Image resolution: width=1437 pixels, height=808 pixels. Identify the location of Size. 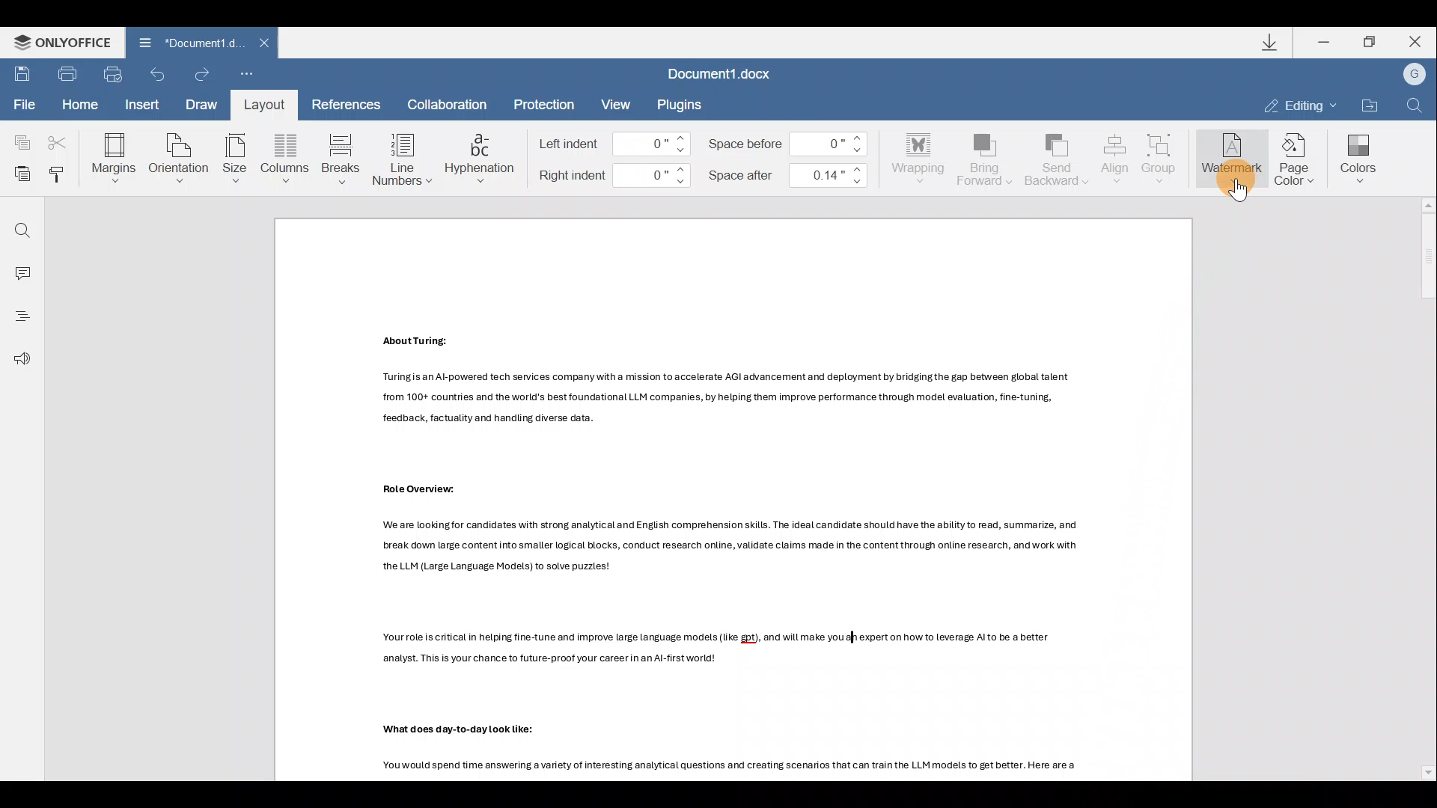
(235, 157).